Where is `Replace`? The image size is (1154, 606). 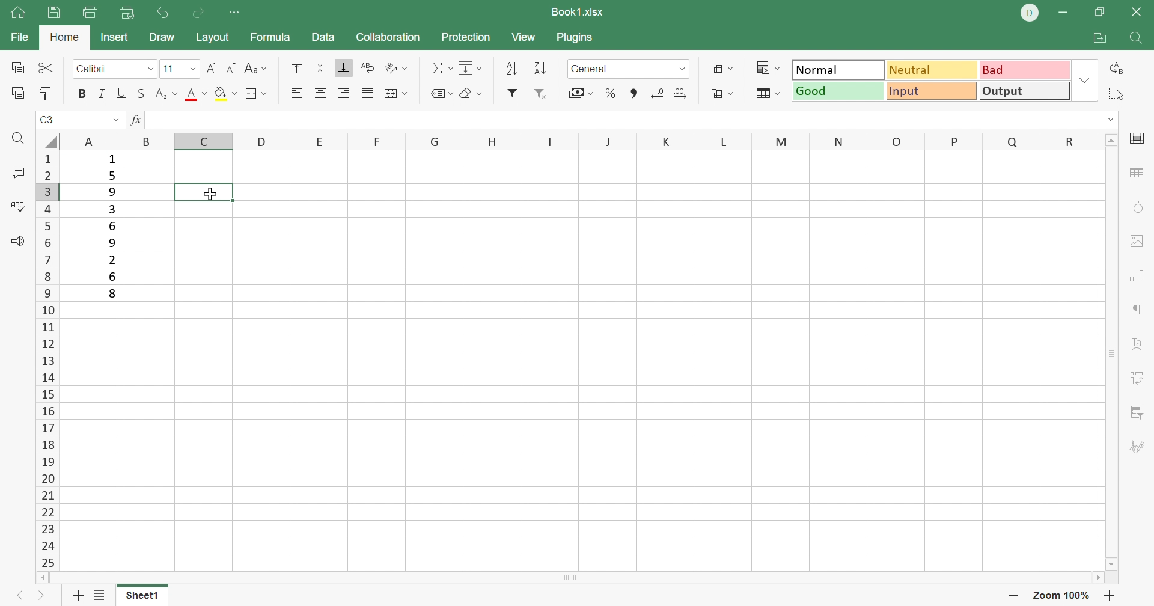
Replace is located at coordinates (1117, 67).